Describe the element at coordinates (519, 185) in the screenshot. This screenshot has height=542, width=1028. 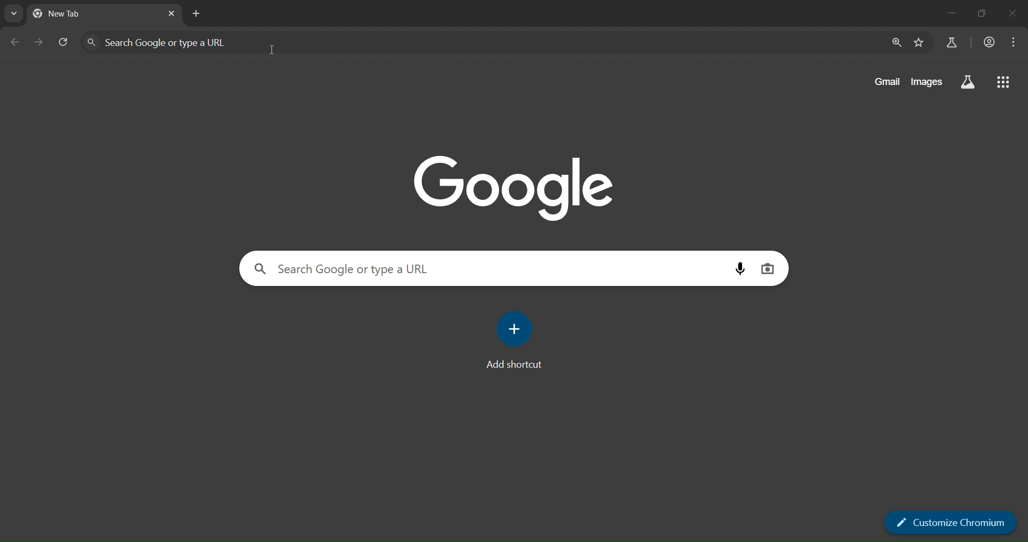
I see `google ` at that location.